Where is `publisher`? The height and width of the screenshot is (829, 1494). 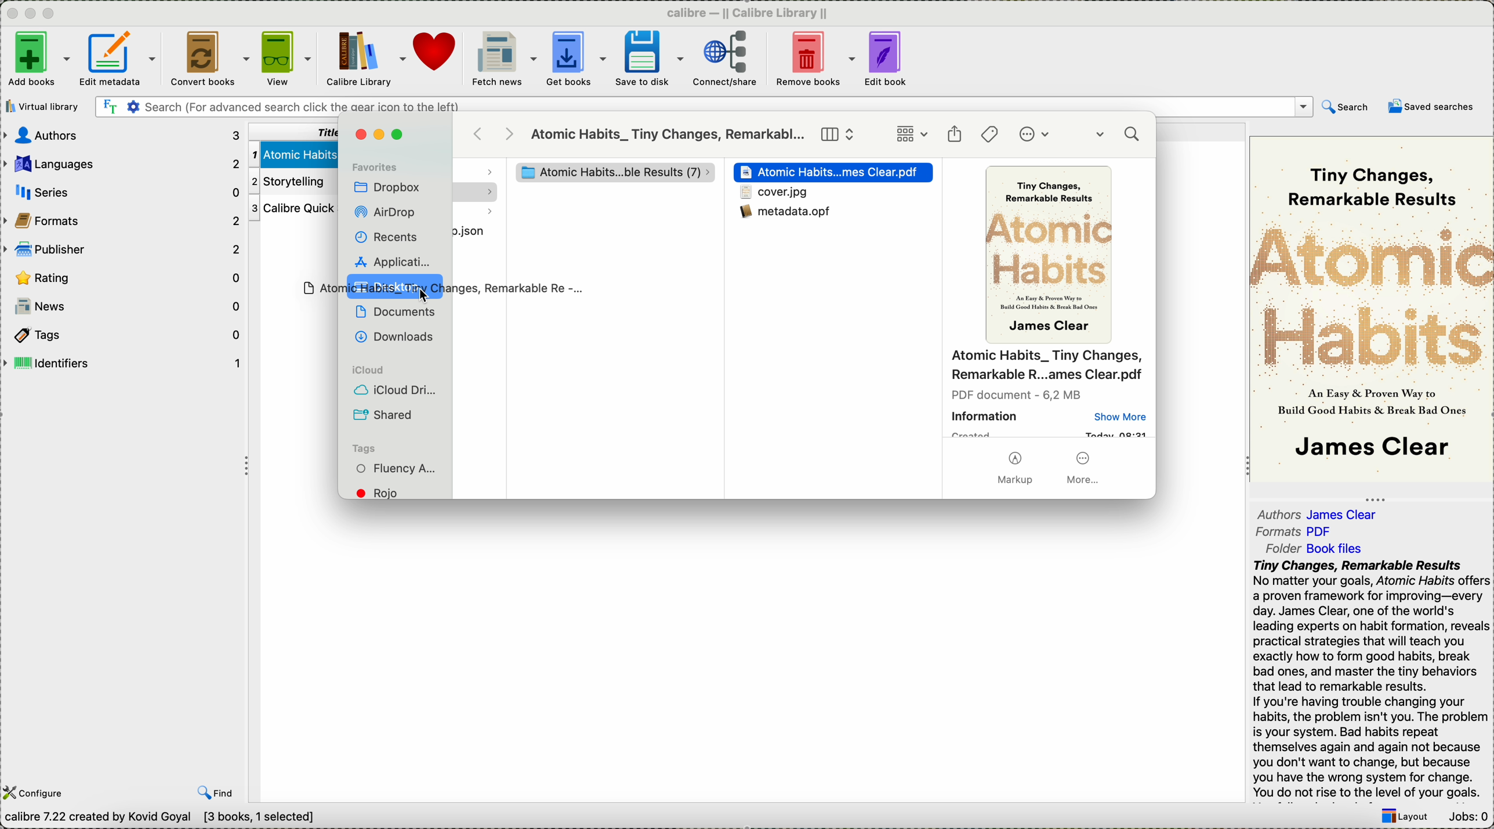
publisher is located at coordinates (124, 248).